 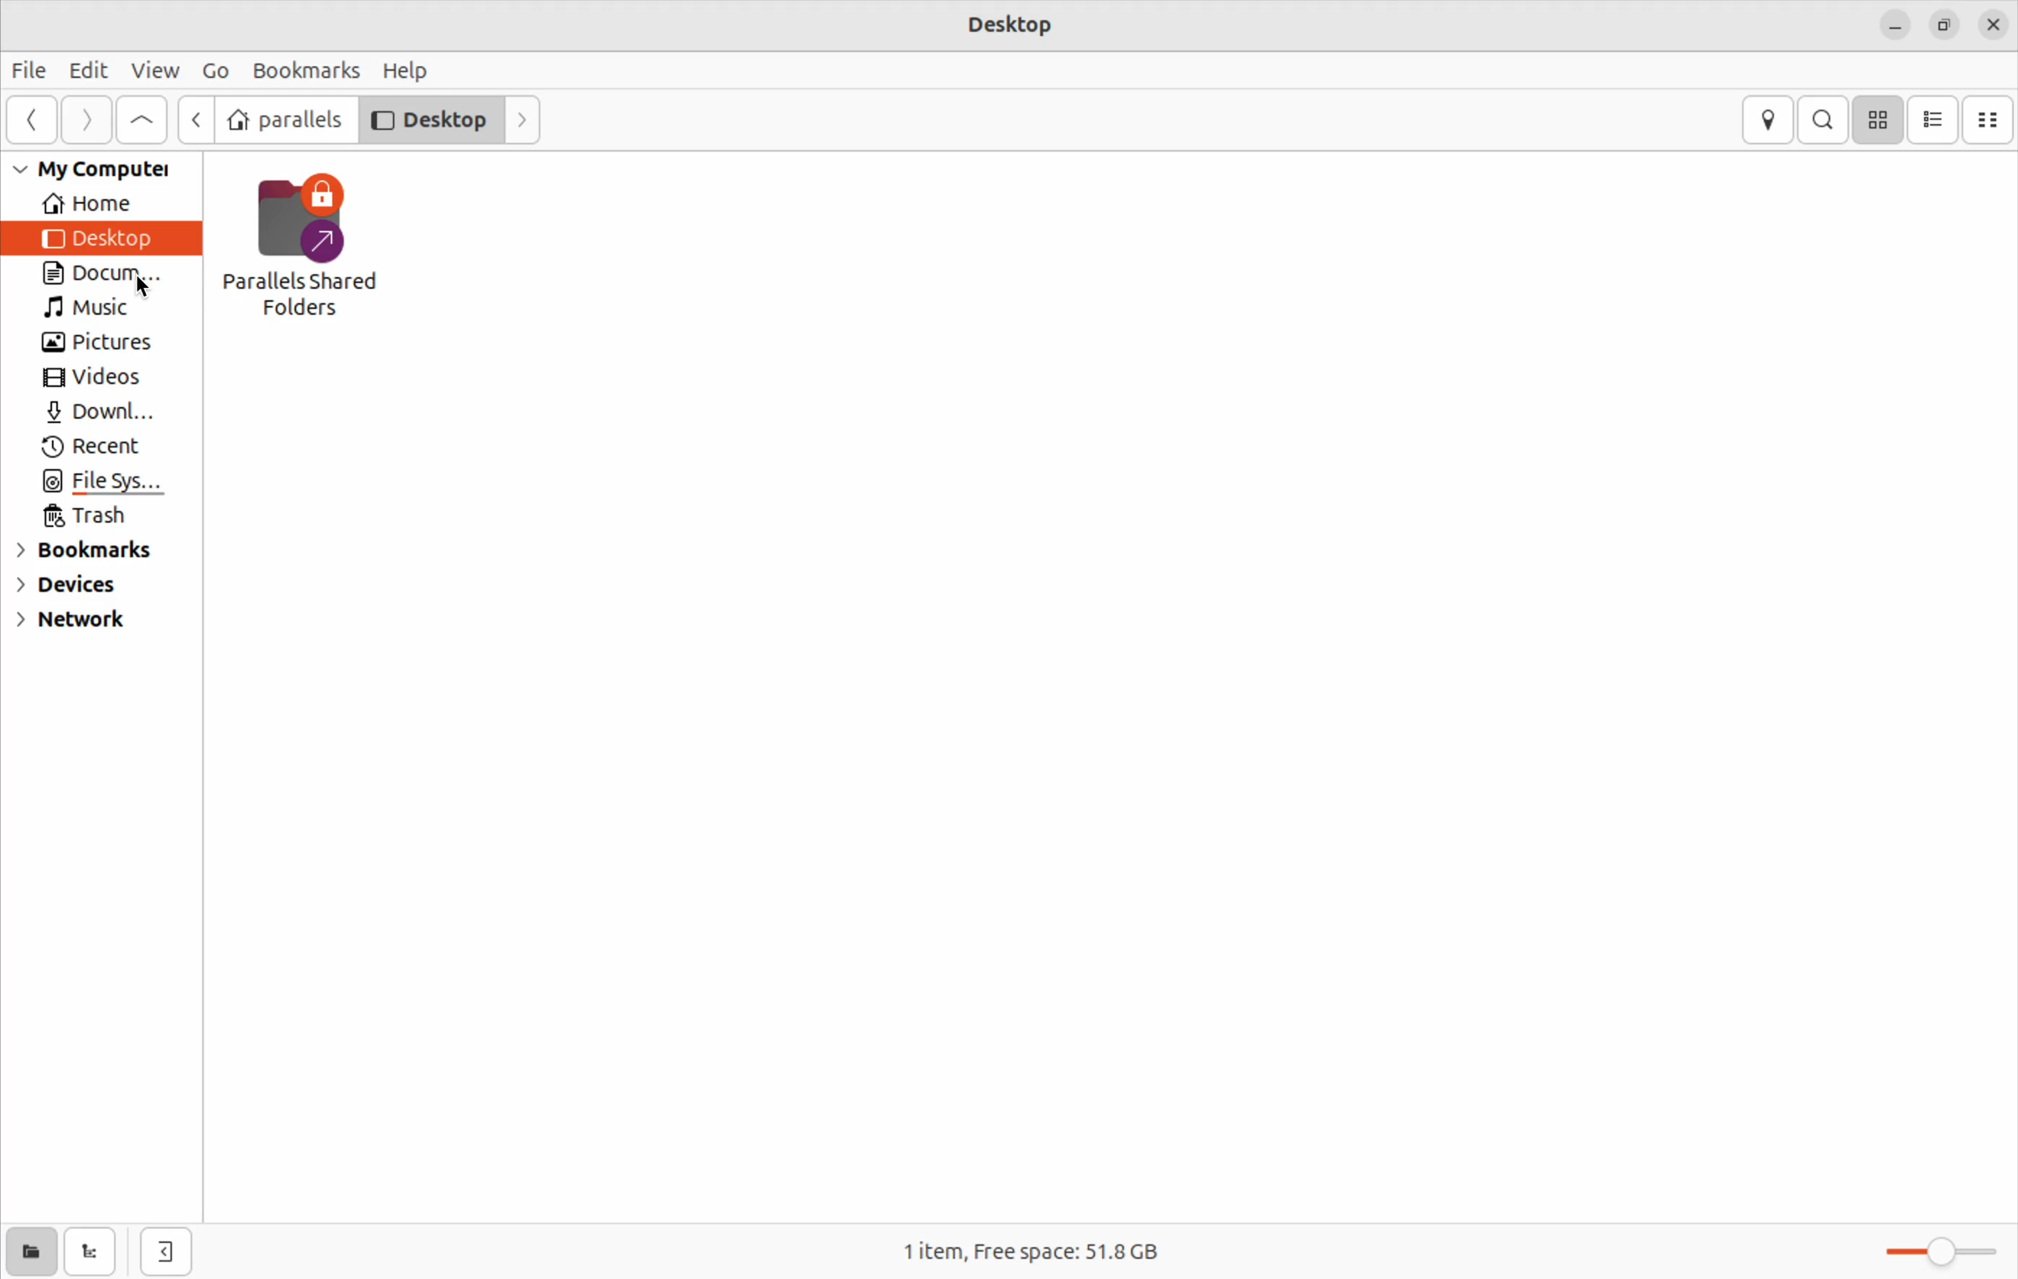 What do you see at coordinates (1769, 119) in the screenshot?
I see `location` at bounding box center [1769, 119].